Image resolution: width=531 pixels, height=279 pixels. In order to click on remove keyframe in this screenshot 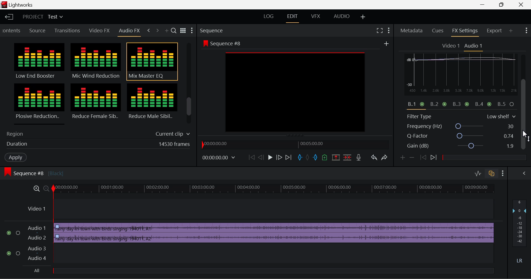, I will do `click(413, 158)`.